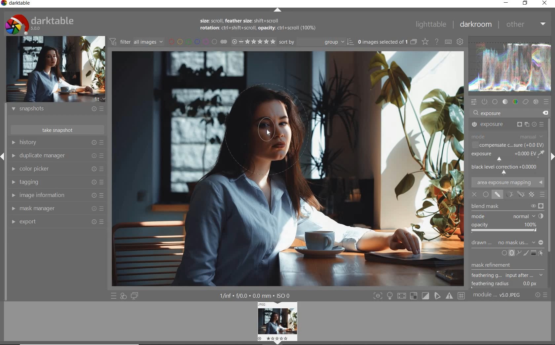  Describe the element at coordinates (541, 295) in the screenshot. I see `reset or presets & preferences` at that location.